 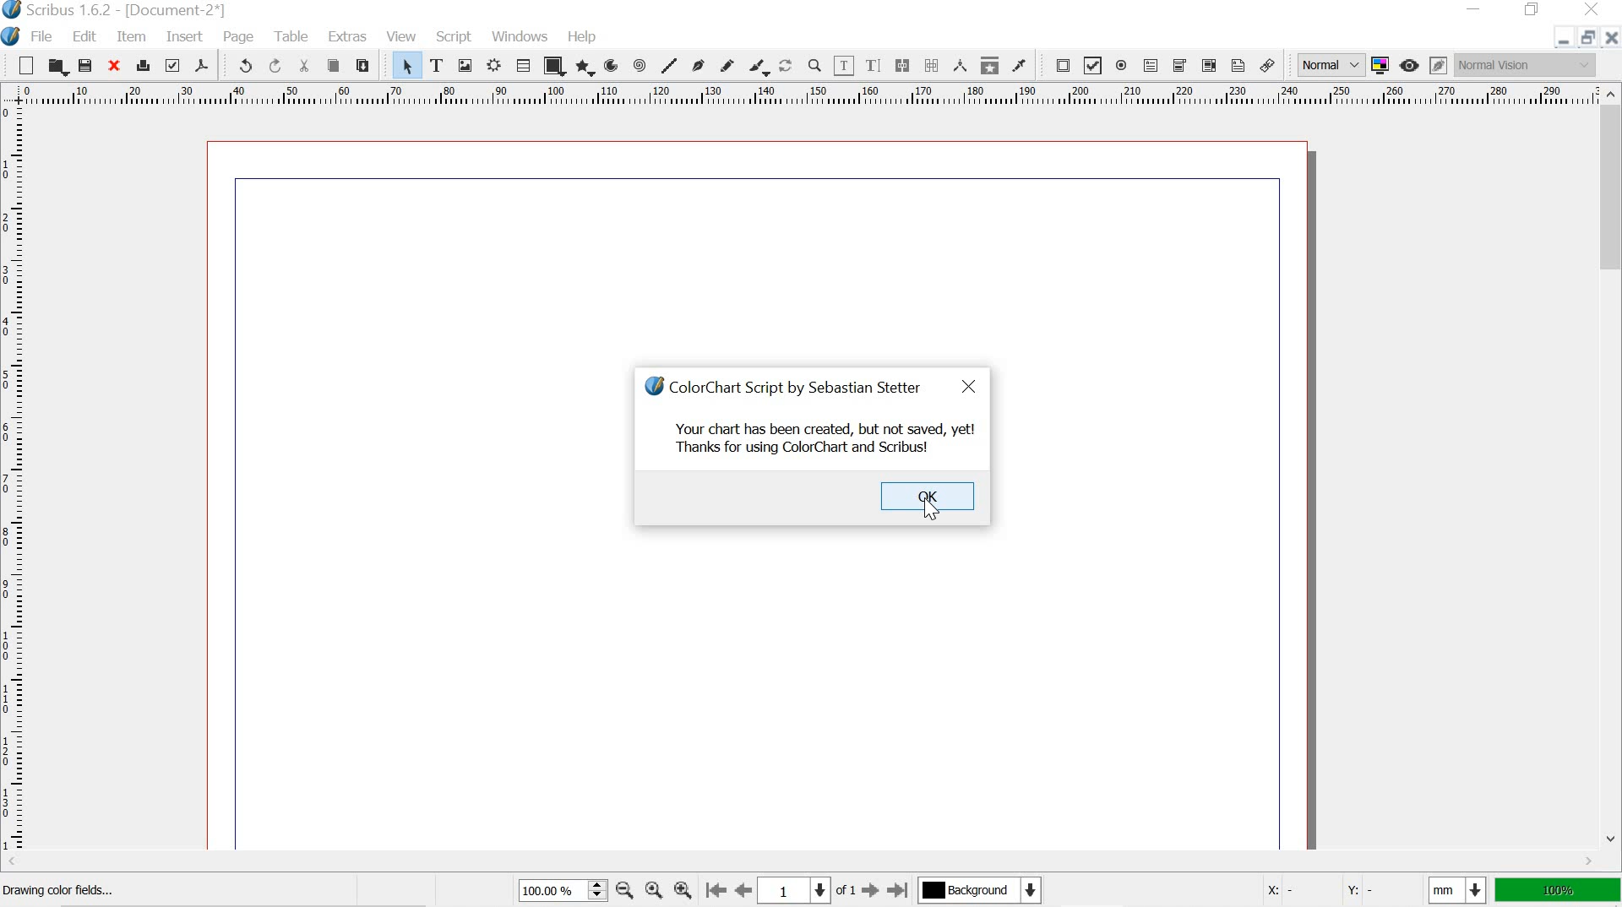 What do you see at coordinates (455, 37) in the screenshot?
I see `script` at bounding box center [455, 37].